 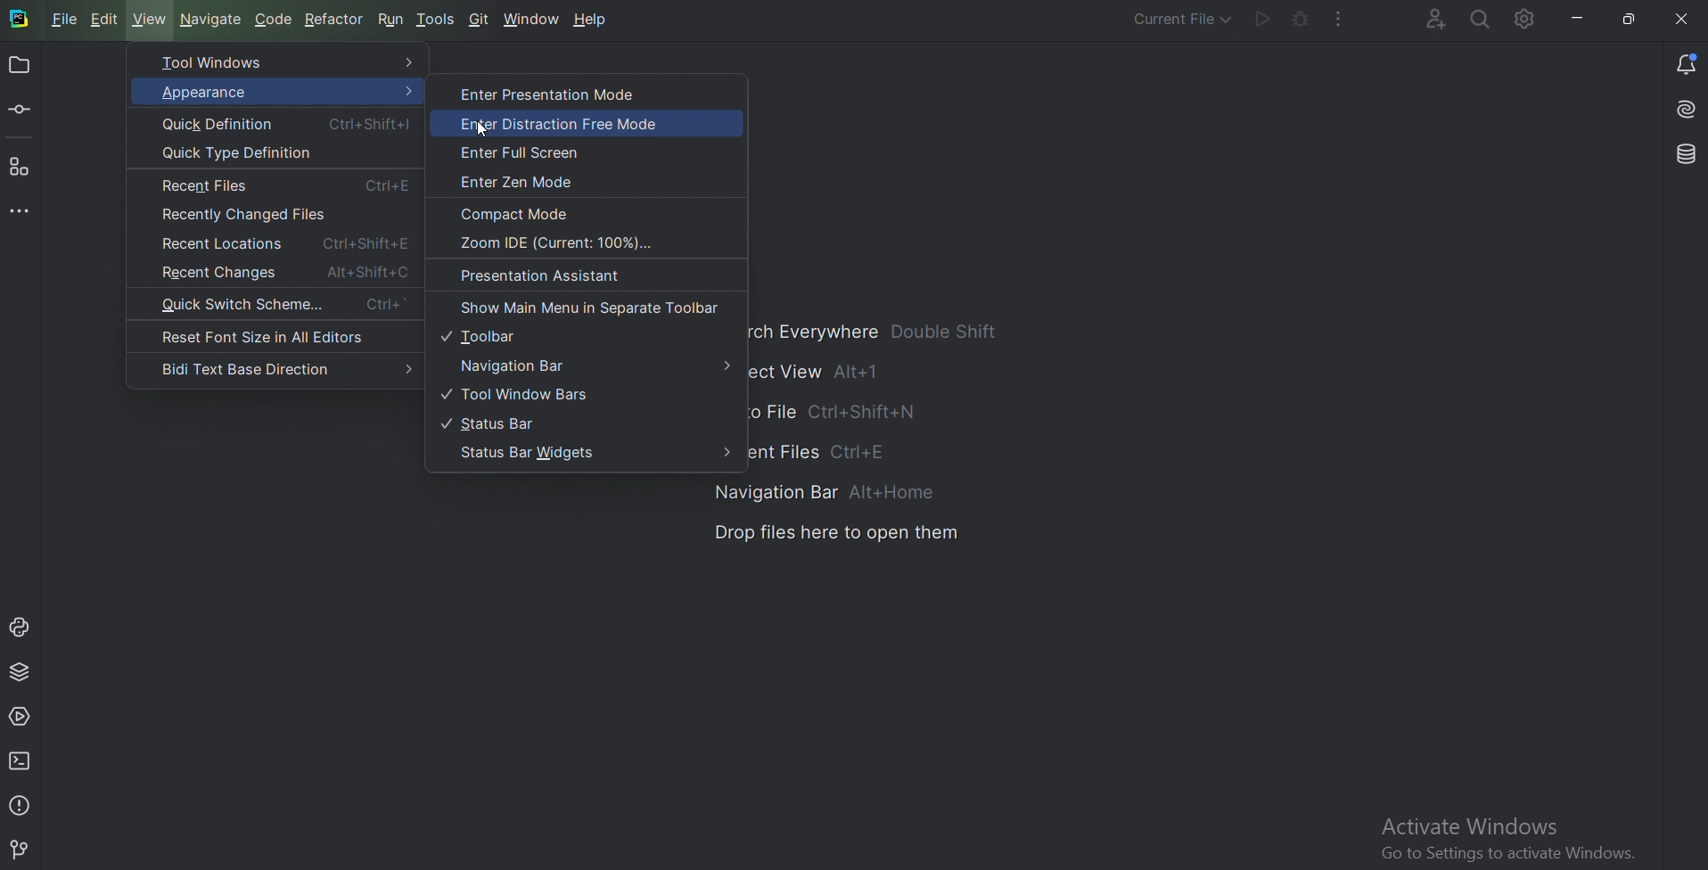 I want to click on File, so click(x=62, y=19).